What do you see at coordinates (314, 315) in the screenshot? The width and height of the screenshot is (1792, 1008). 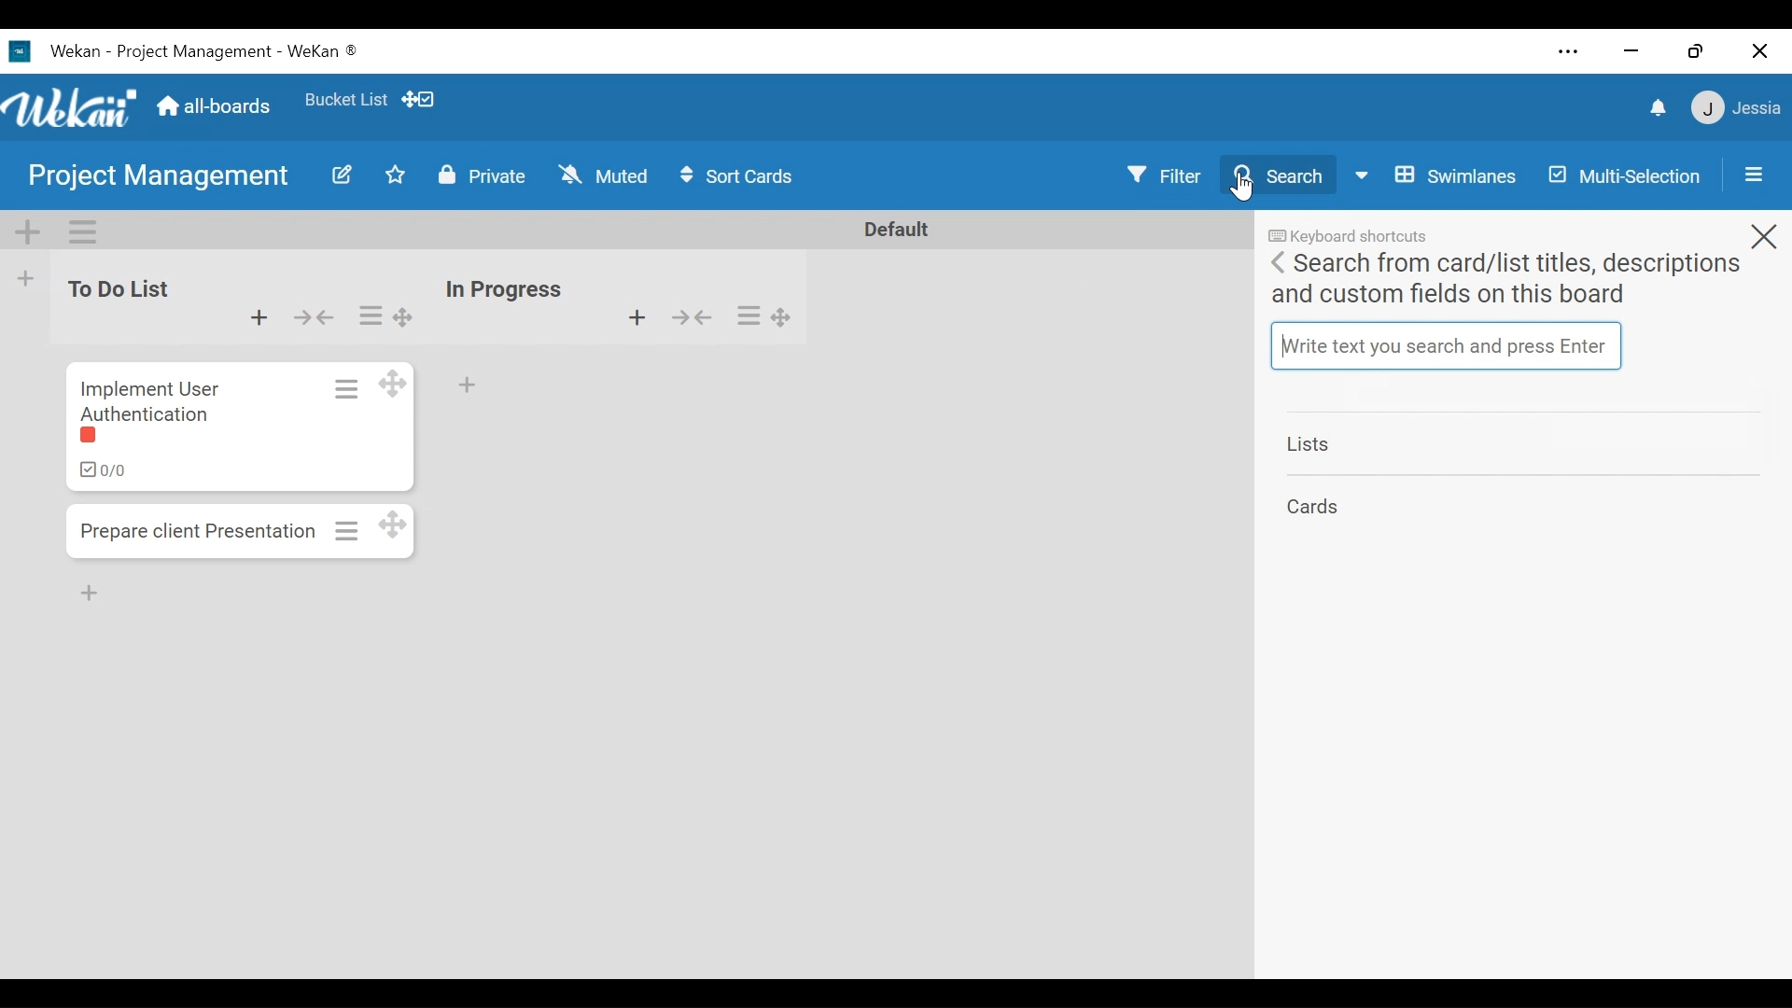 I see `collapse` at bounding box center [314, 315].